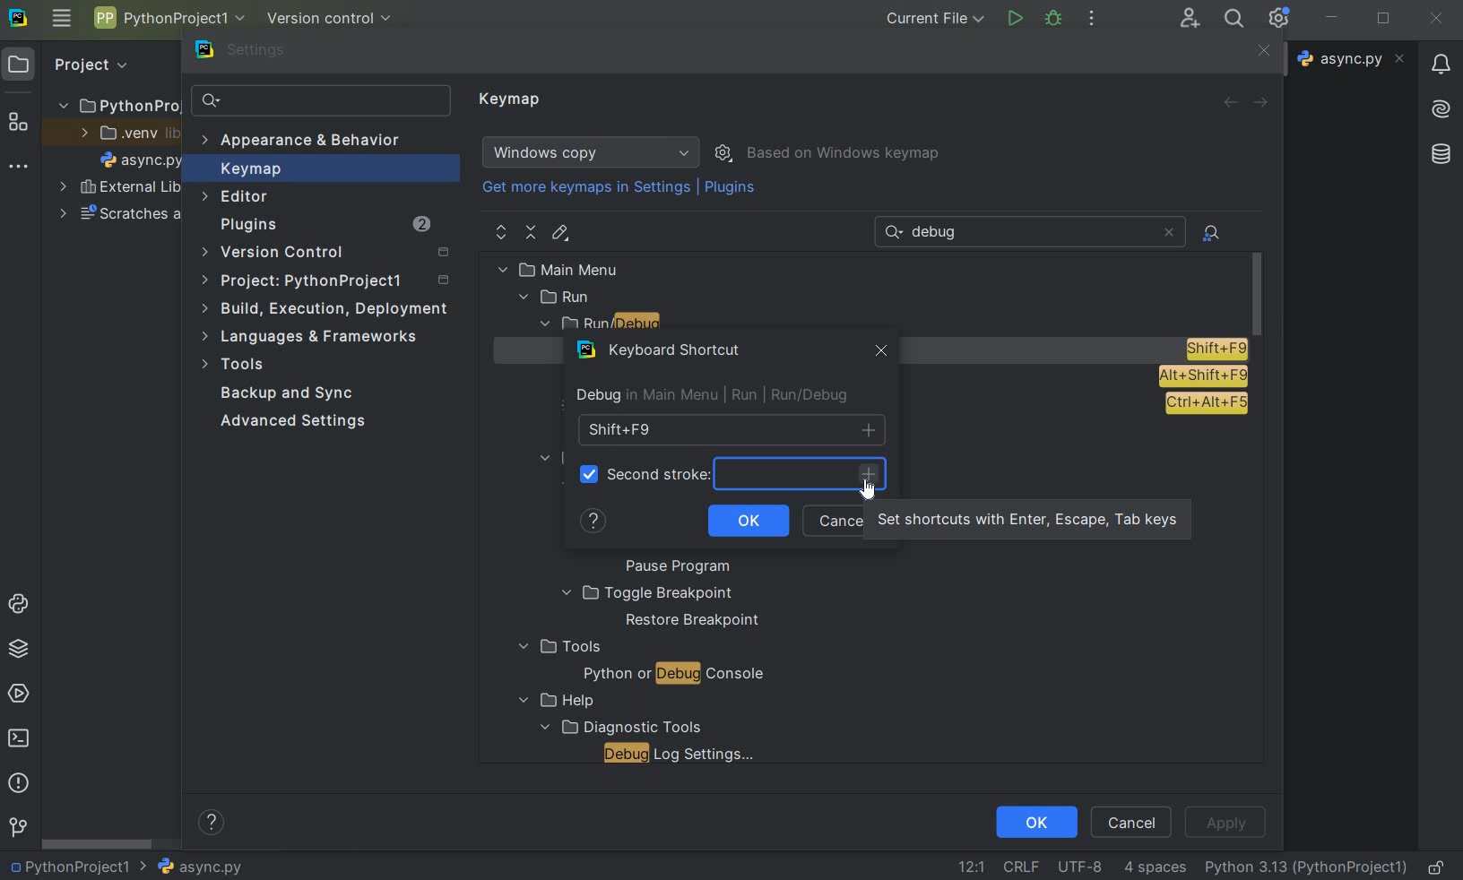 The height and width of the screenshot is (880, 1463). What do you see at coordinates (671, 567) in the screenshot?
I see `pause program` at bounding box center [671, 567].